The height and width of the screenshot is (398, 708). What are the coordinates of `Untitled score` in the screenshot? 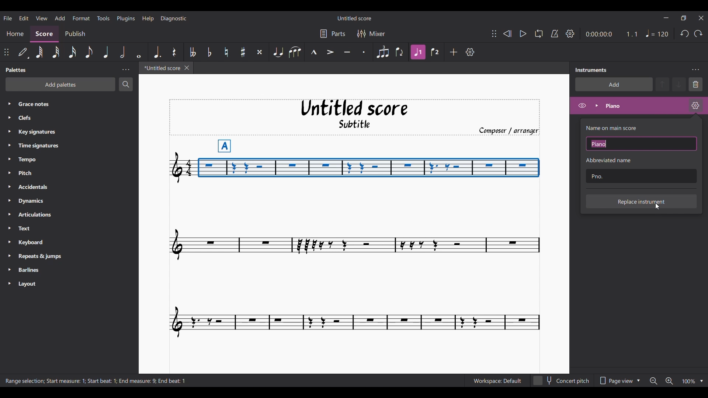 It's located at (354, 108).